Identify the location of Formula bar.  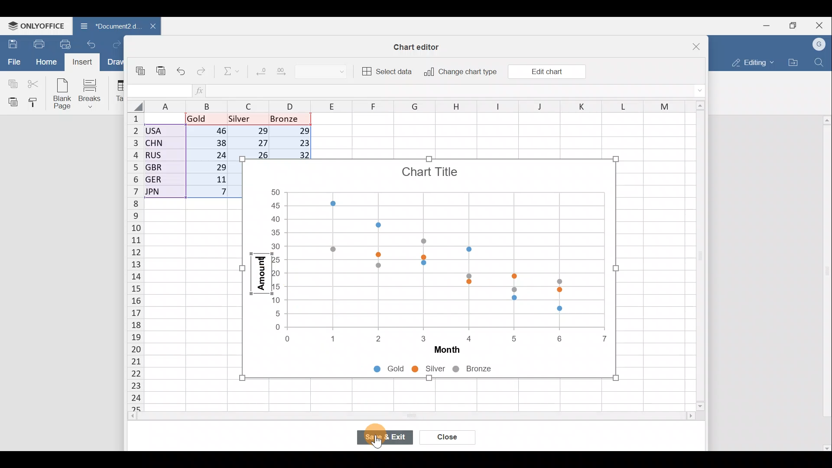
(452, 91).